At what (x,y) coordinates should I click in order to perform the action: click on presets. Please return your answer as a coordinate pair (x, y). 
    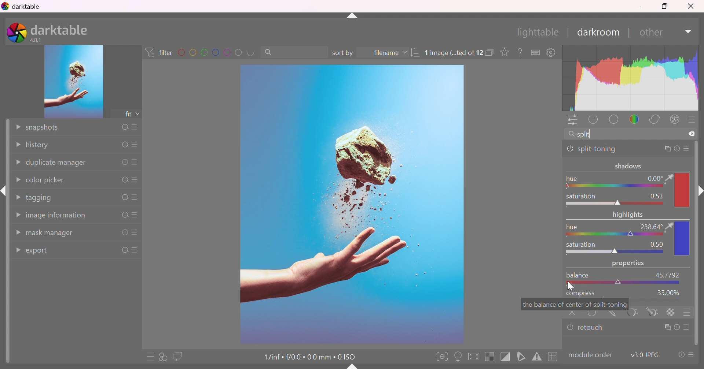
    Looking at the image, I should click on (136, 128).